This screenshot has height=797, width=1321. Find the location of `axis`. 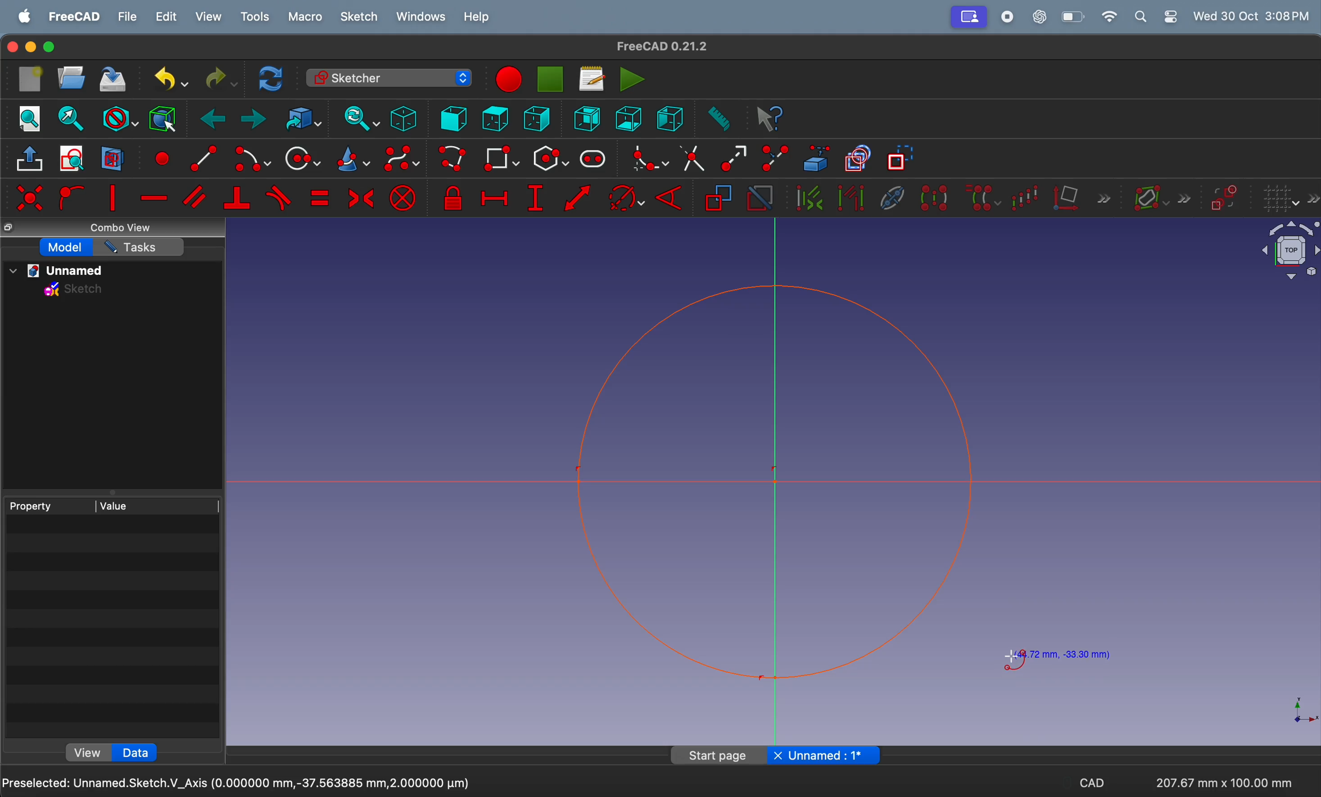

axis is located at coordinates (1298, 709).